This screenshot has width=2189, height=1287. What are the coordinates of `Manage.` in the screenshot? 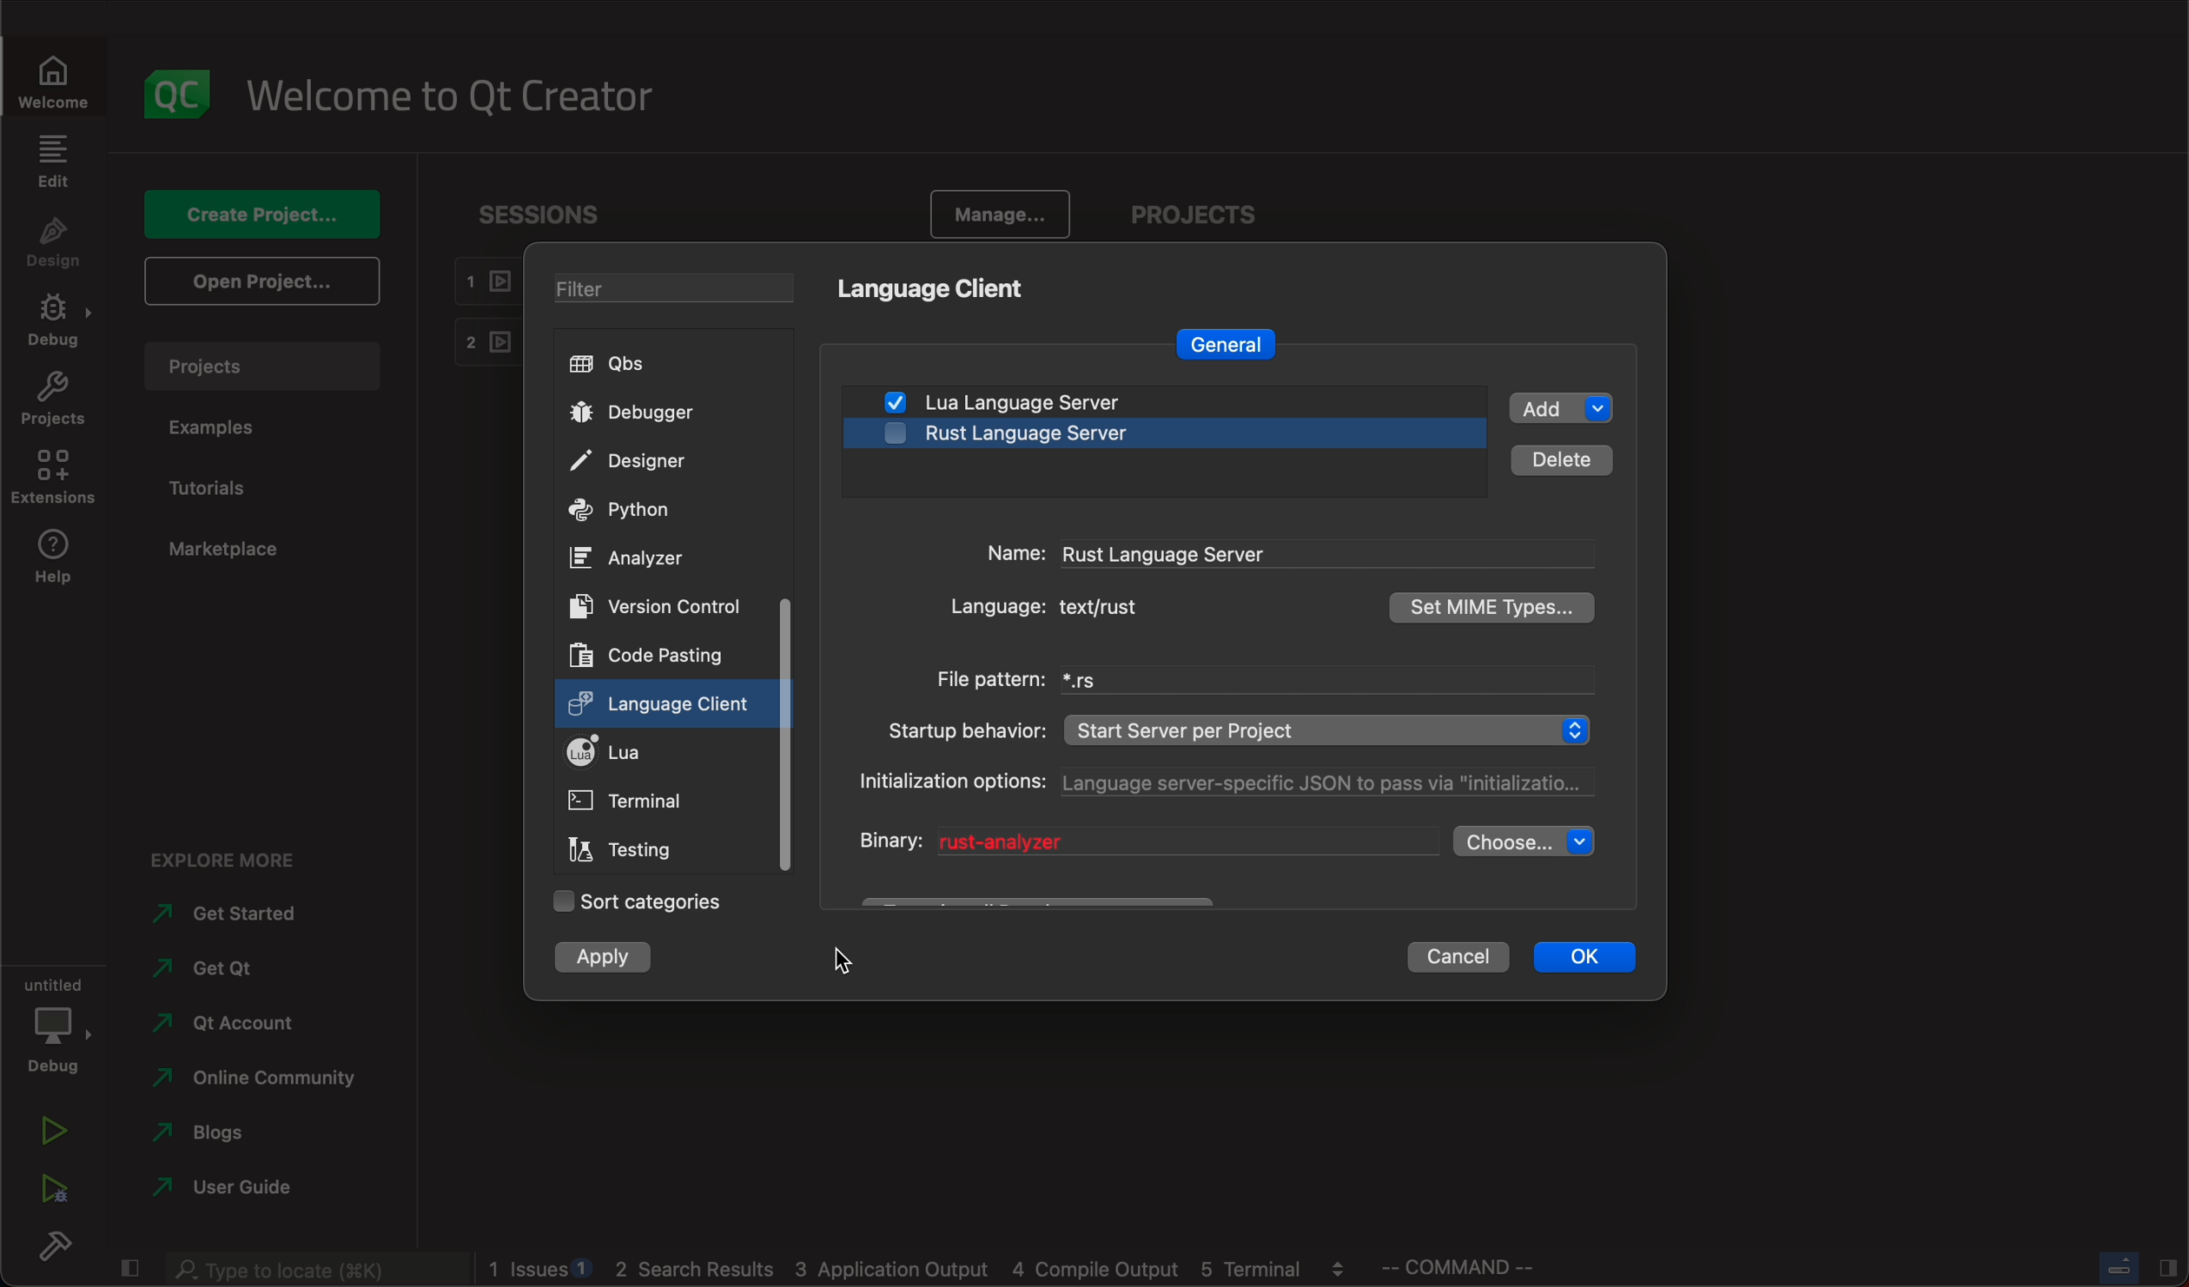 It's located at (991, 215).